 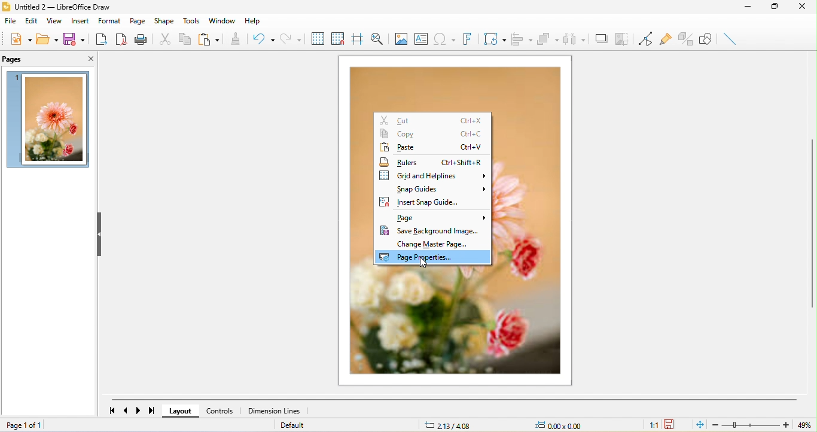 What do you see at coordinates (653, 426) in the screenshot?
I see `1:1` at bounding box center [653, 426].